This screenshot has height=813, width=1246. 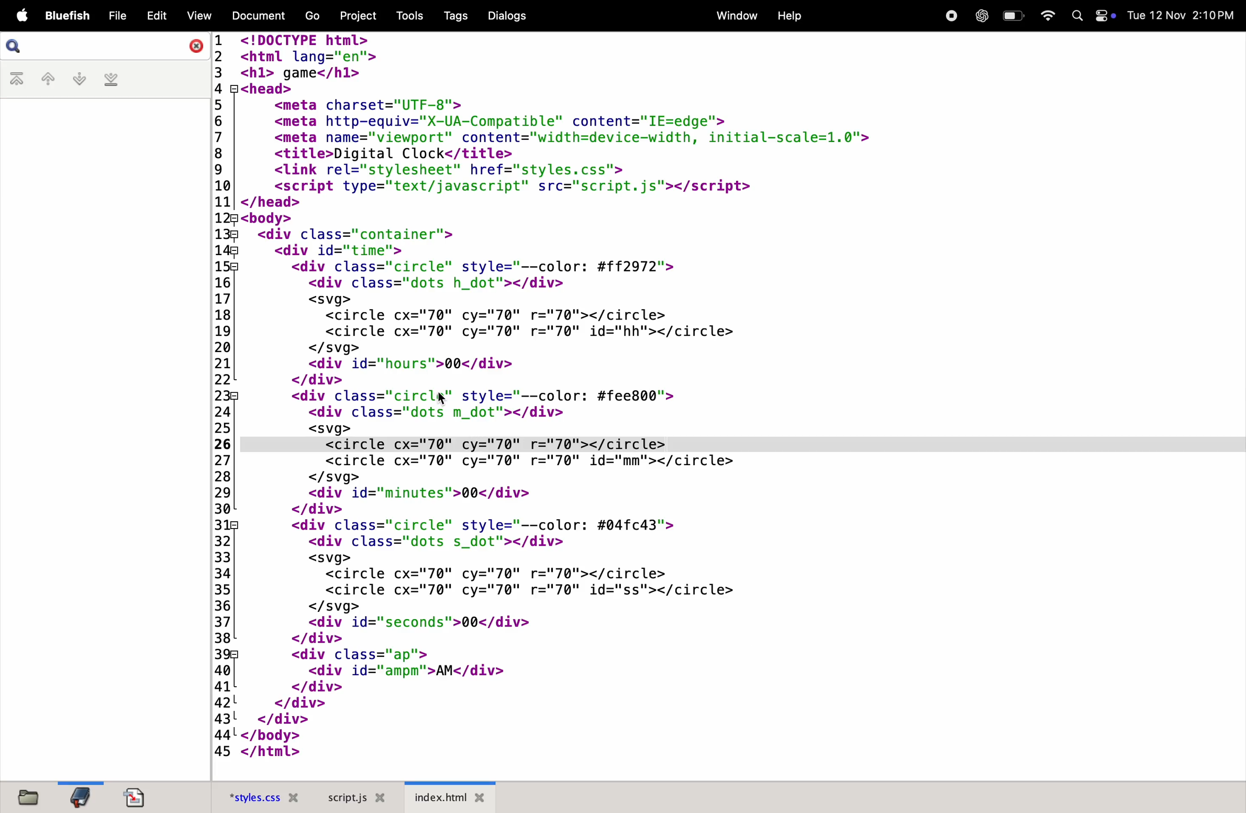 I want to click on Close, so click(x=190, y=49).